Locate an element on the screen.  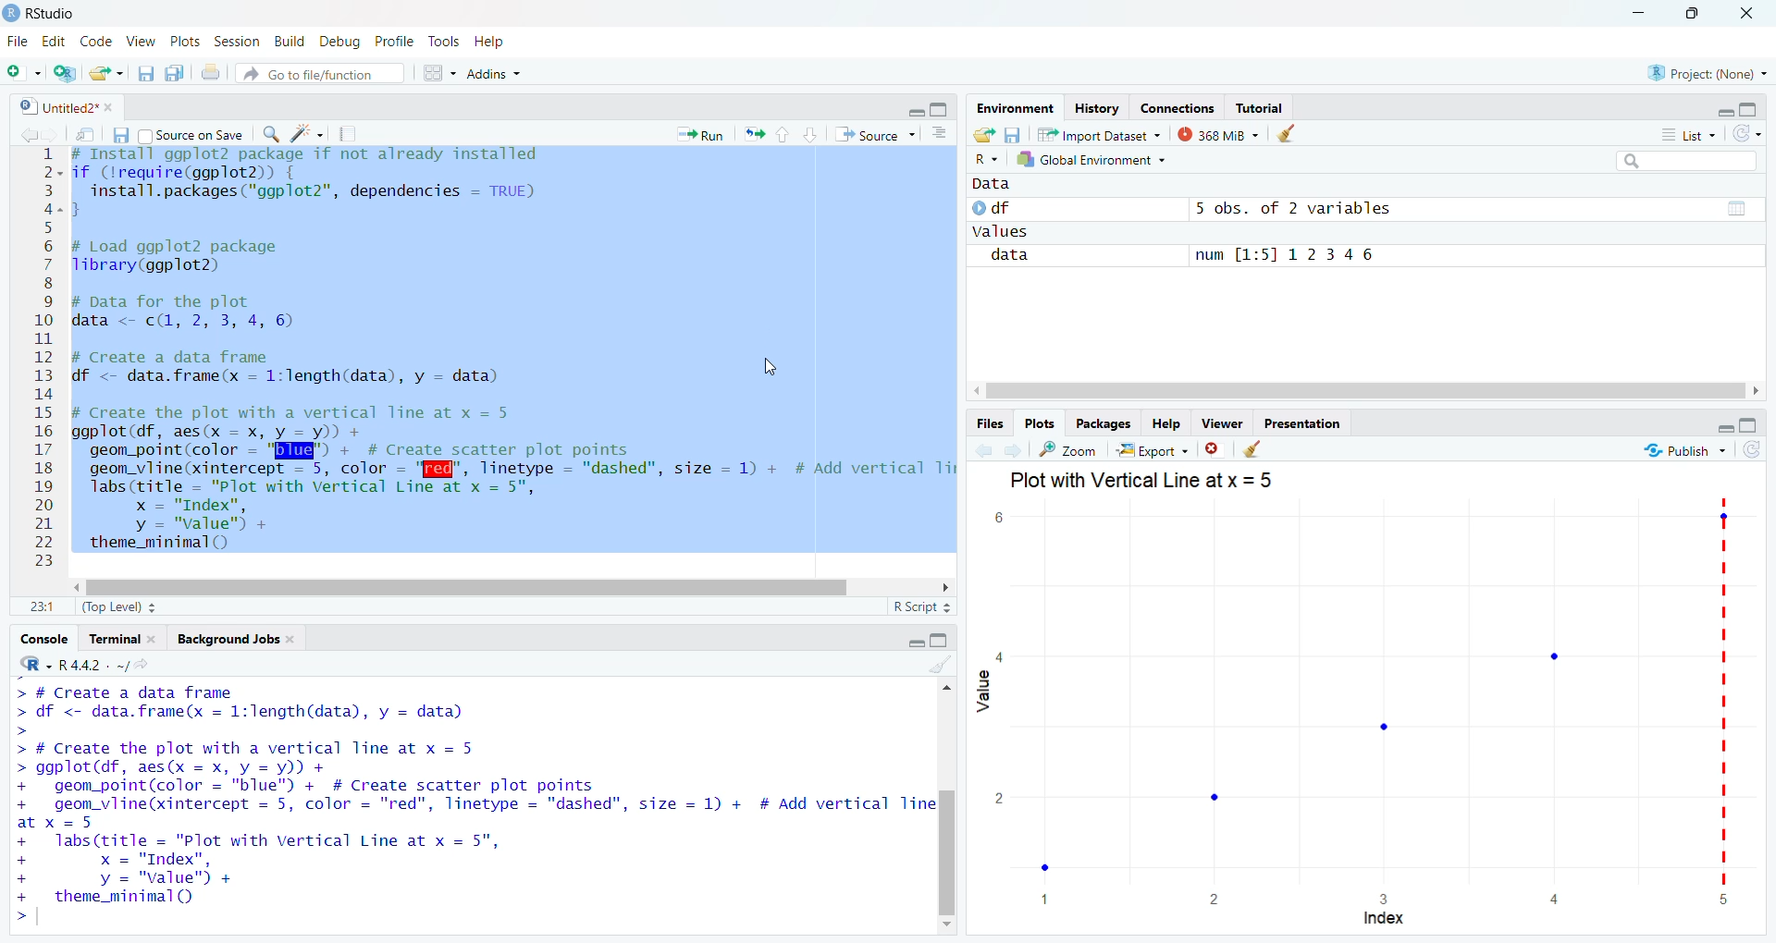
s Session is located at coordinates (233, 42).